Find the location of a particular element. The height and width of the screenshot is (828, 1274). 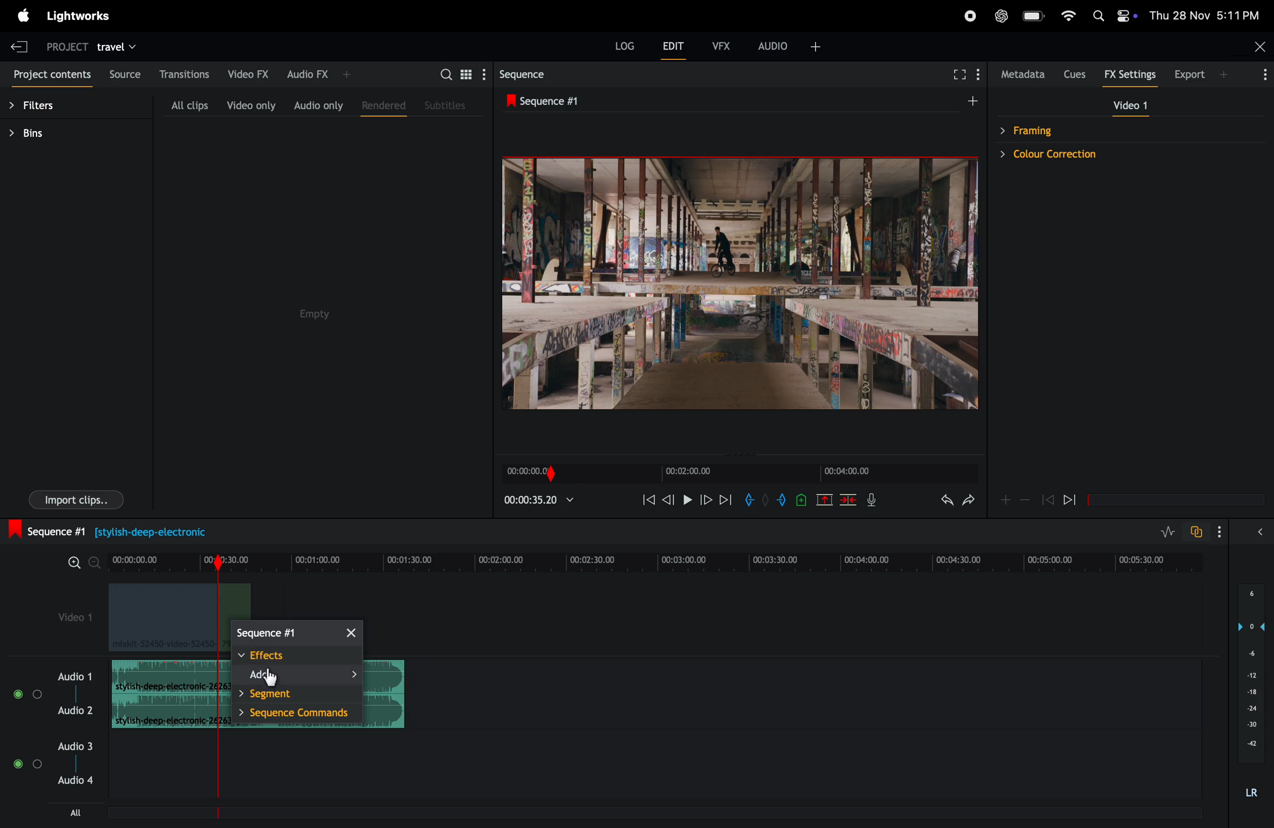

search is located at coordinates (445, 74).